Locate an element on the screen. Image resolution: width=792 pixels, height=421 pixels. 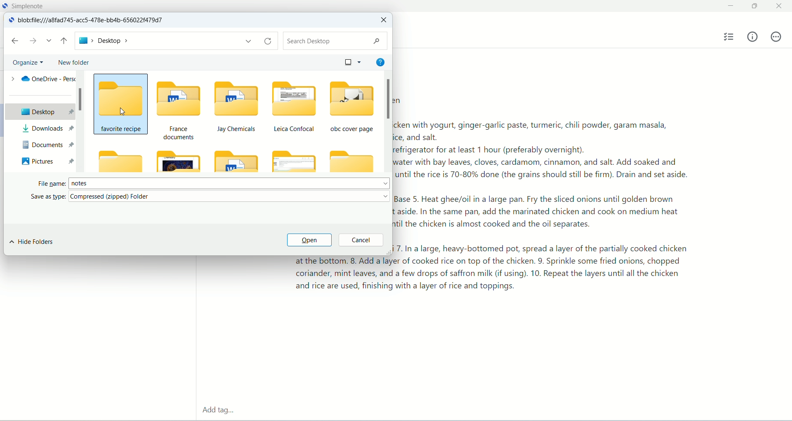
forward is located at coordinates (33, 40).